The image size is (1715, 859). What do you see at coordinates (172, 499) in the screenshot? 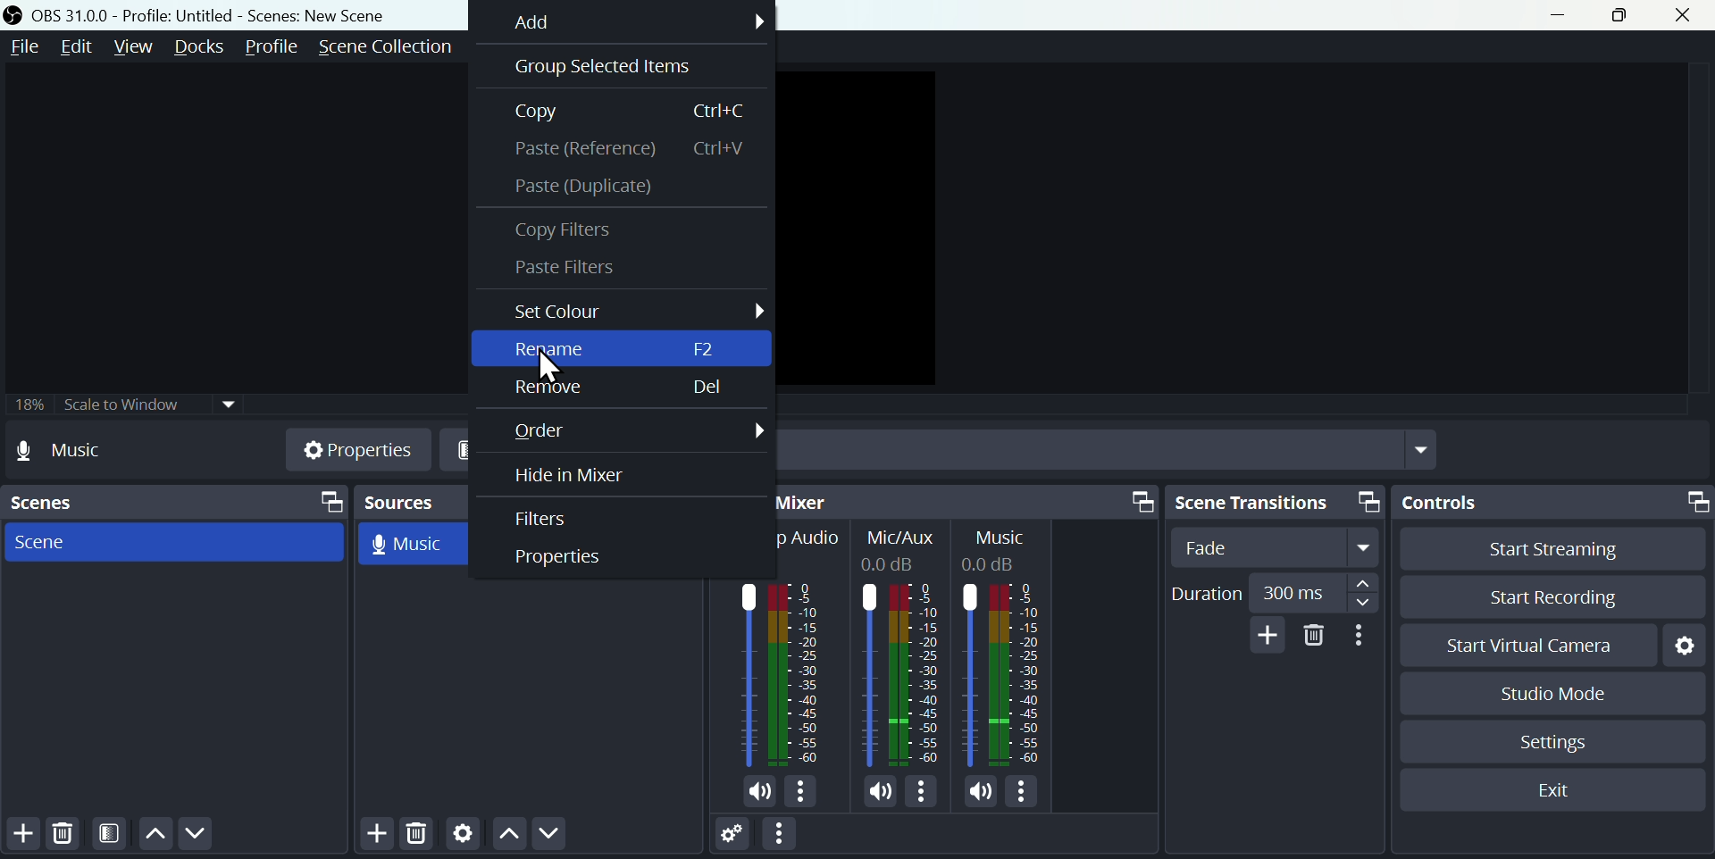
I see `Scenes` at bounding box center [172, 499].